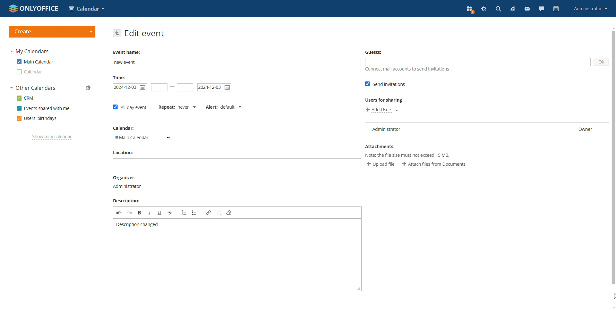 The height and width of the screenshot is (311, 616). I want to click on ok, so click(601, 63).